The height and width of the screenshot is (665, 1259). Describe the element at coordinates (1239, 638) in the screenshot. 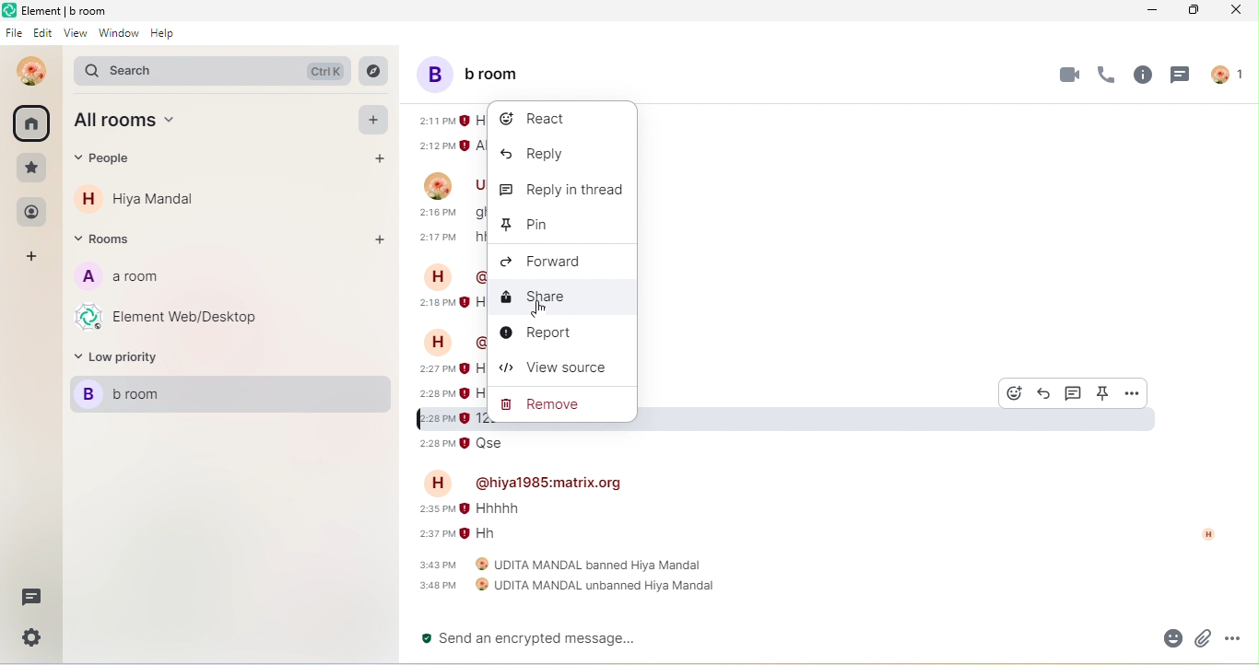

I see `option` at that location.